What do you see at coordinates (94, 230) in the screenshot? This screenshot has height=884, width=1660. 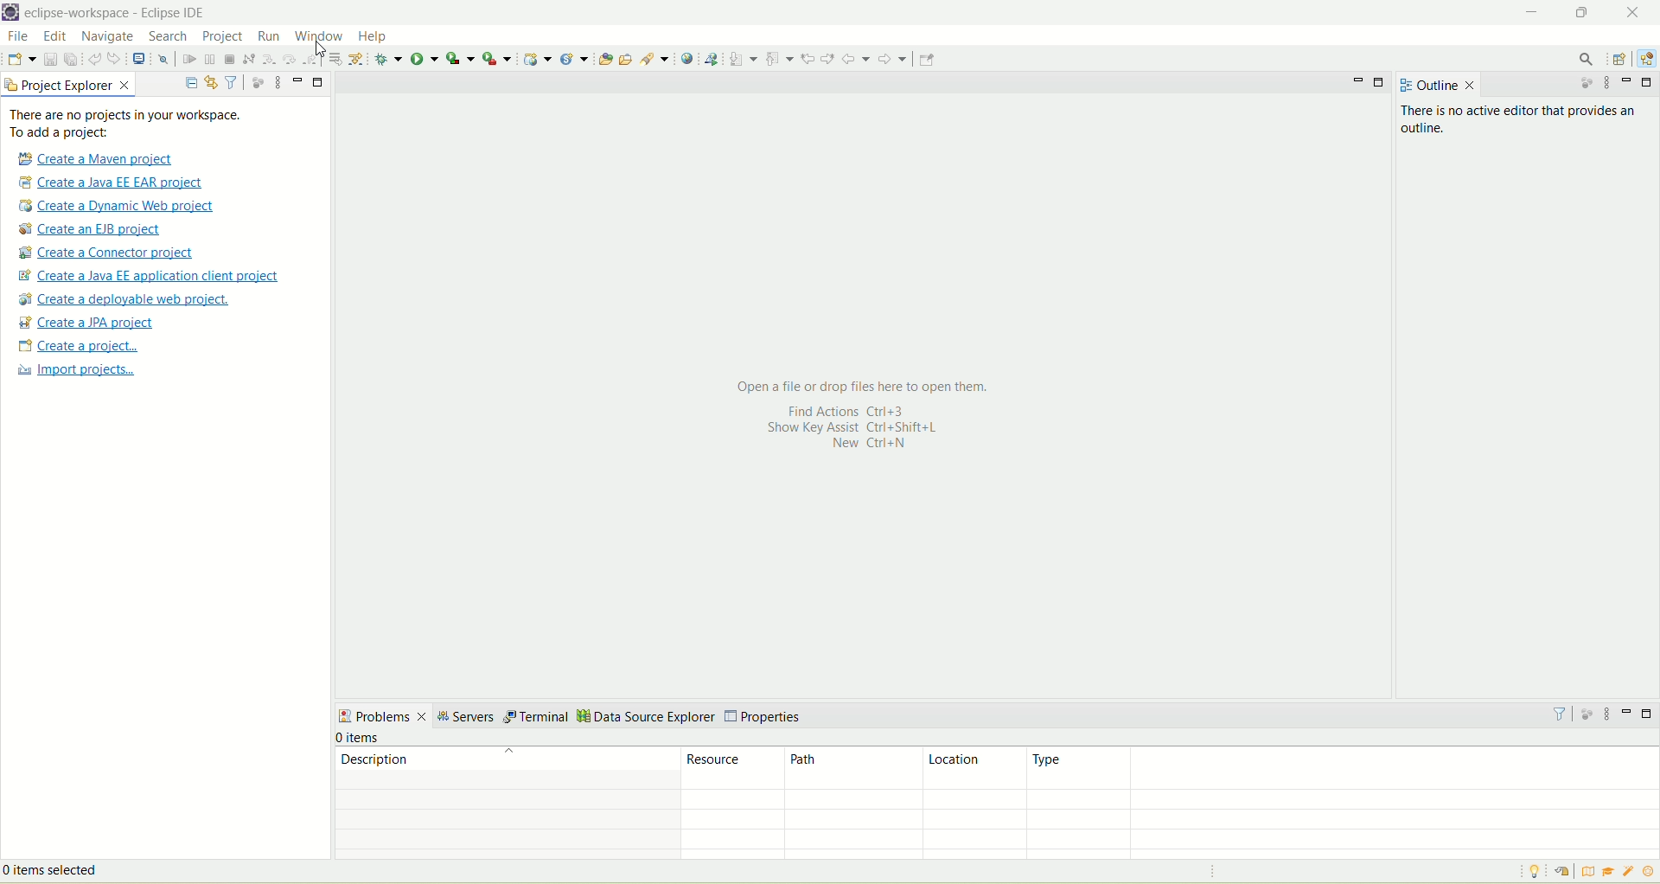 I see `create a EJB project` at bounding box center [94, 230].